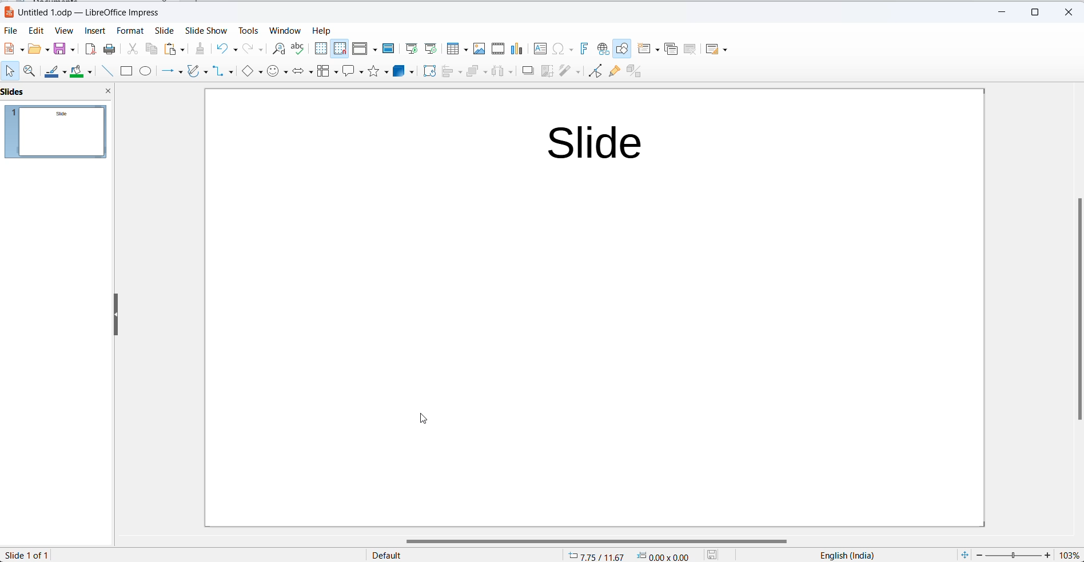 The height and width of the screenshot is (562, 1084). I want to click on ellipse, so click(146, 71).